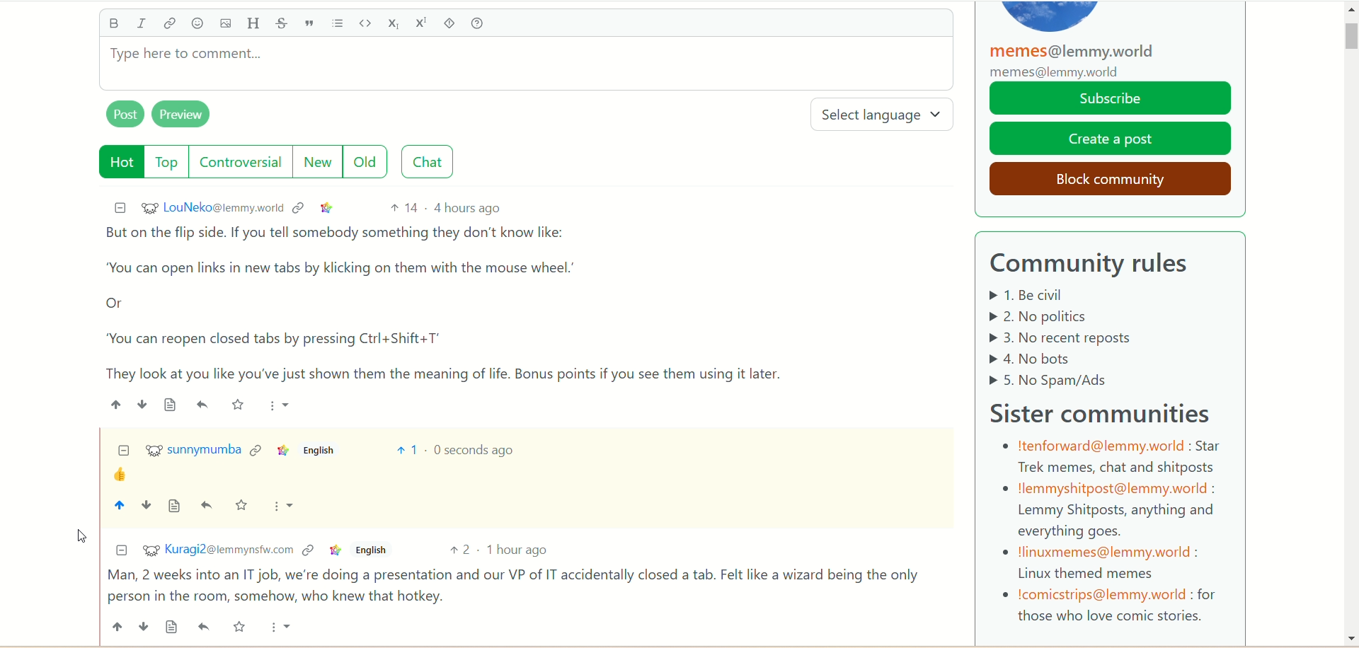 The height and width of the screenshot is (648, 1359). I want to click on new, so click(320, 162).